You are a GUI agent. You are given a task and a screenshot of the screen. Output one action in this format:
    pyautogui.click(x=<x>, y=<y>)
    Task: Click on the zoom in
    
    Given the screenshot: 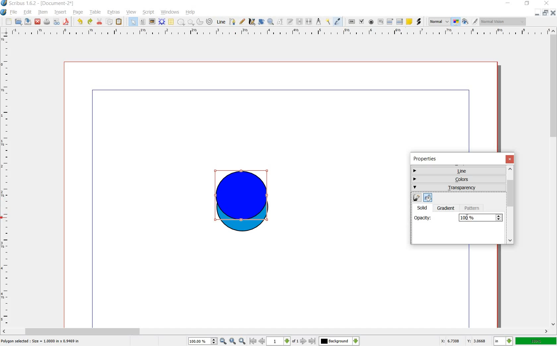 What is the action you would take?
    pyautogui.click(x=242, y=341)
    